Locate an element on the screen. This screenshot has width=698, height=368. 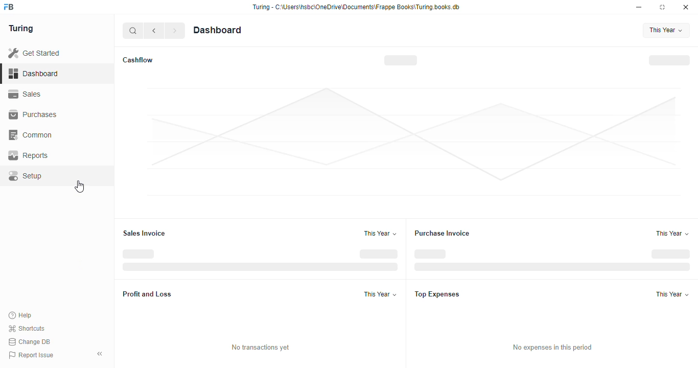
“Turing - C:\Users\hsbc\OneDrive\Documents\Frappe Books\Turing books.db is located at coordinates (356, 7).